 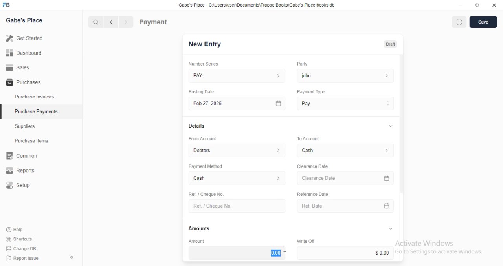 What do you see at coordinates (205, 166) in the screenshot?
I see `‘Payment Method` at bounding box center [205, 166].